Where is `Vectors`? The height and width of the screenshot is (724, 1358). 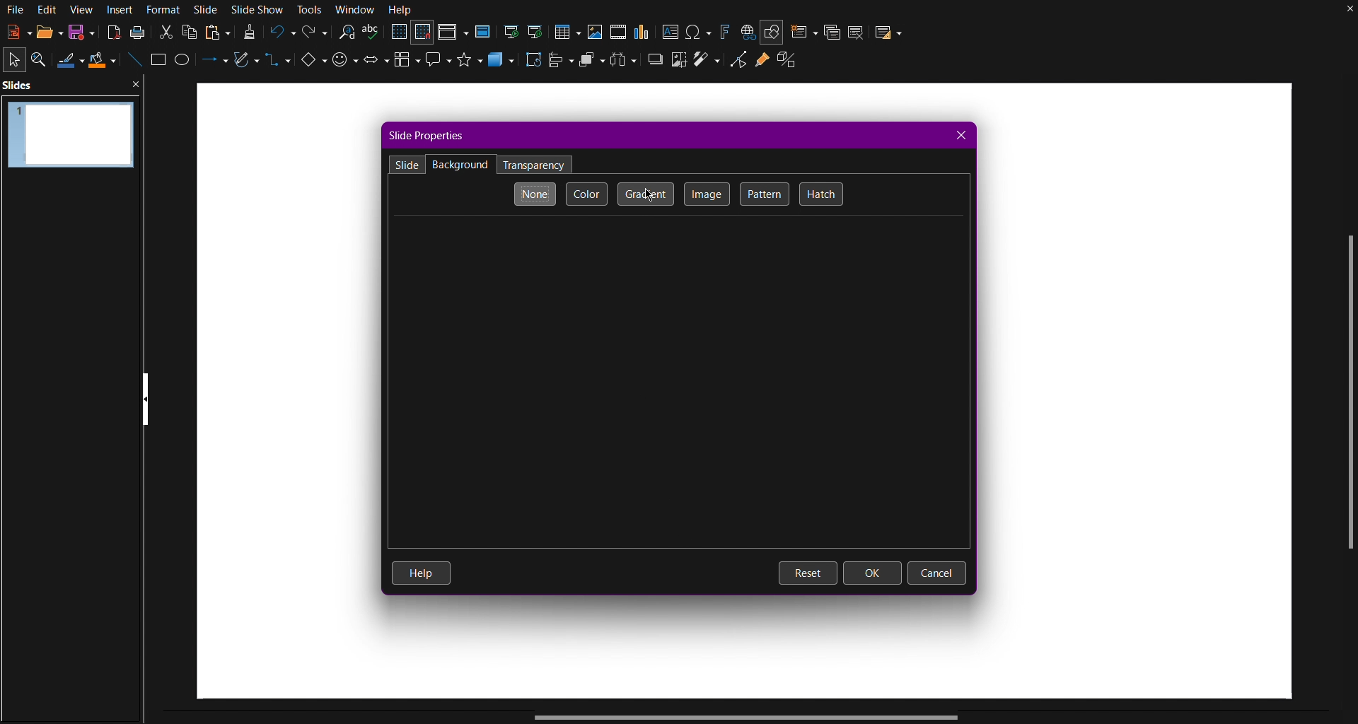
Vectors is located at coordinates (245, 63).